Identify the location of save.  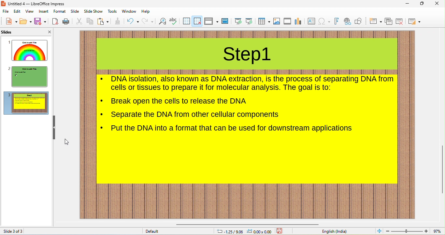
(41, 21).